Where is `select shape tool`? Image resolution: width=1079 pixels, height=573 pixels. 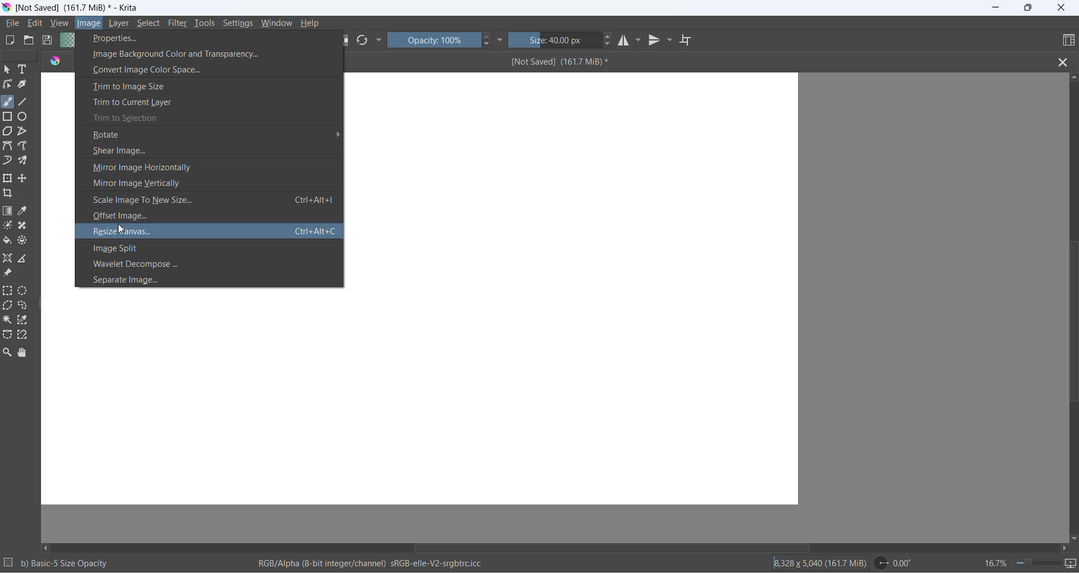
select shape tool is located at coordinates (7, 70).